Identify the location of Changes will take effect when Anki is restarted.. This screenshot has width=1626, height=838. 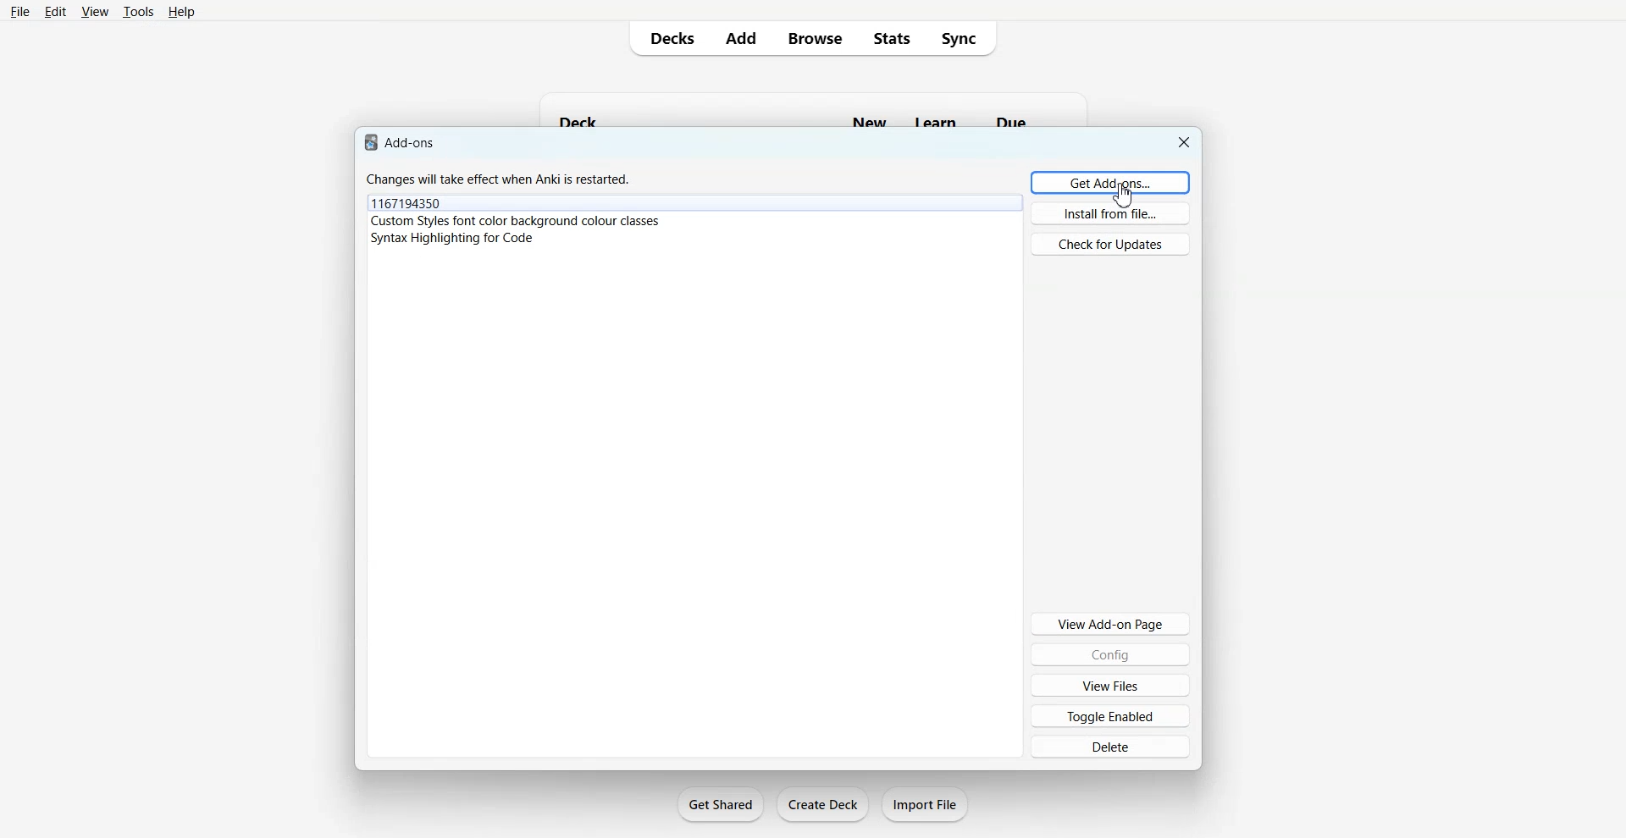
(504, 179).